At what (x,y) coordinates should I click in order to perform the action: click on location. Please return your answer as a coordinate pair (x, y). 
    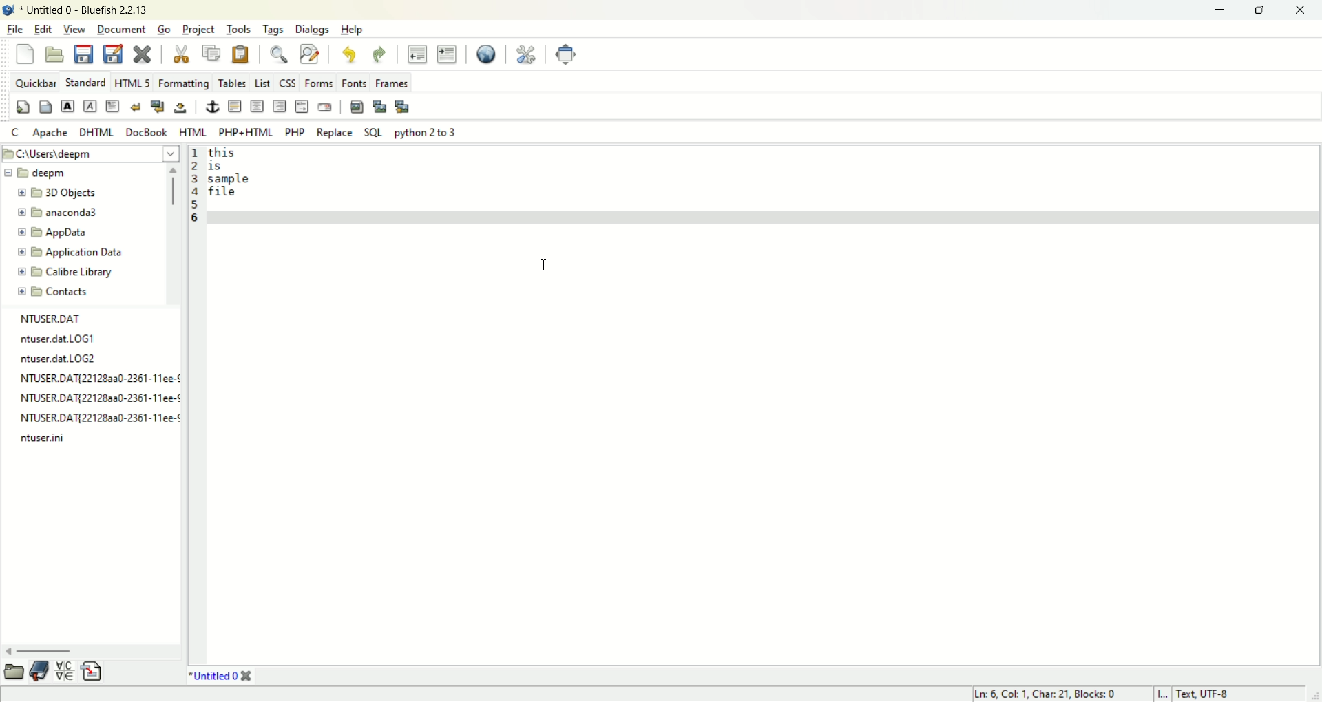
    Looking at the image, I should click on (90, 153).